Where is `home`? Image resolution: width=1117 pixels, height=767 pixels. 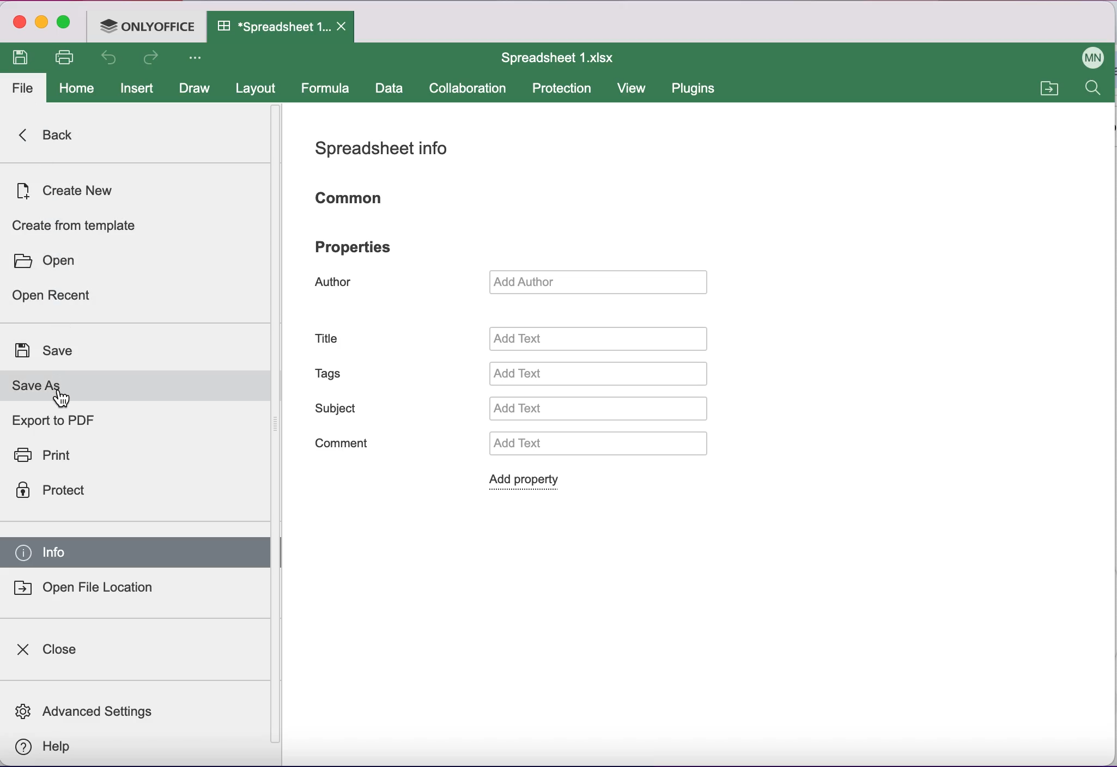 home is located at coordinates (72, 87).